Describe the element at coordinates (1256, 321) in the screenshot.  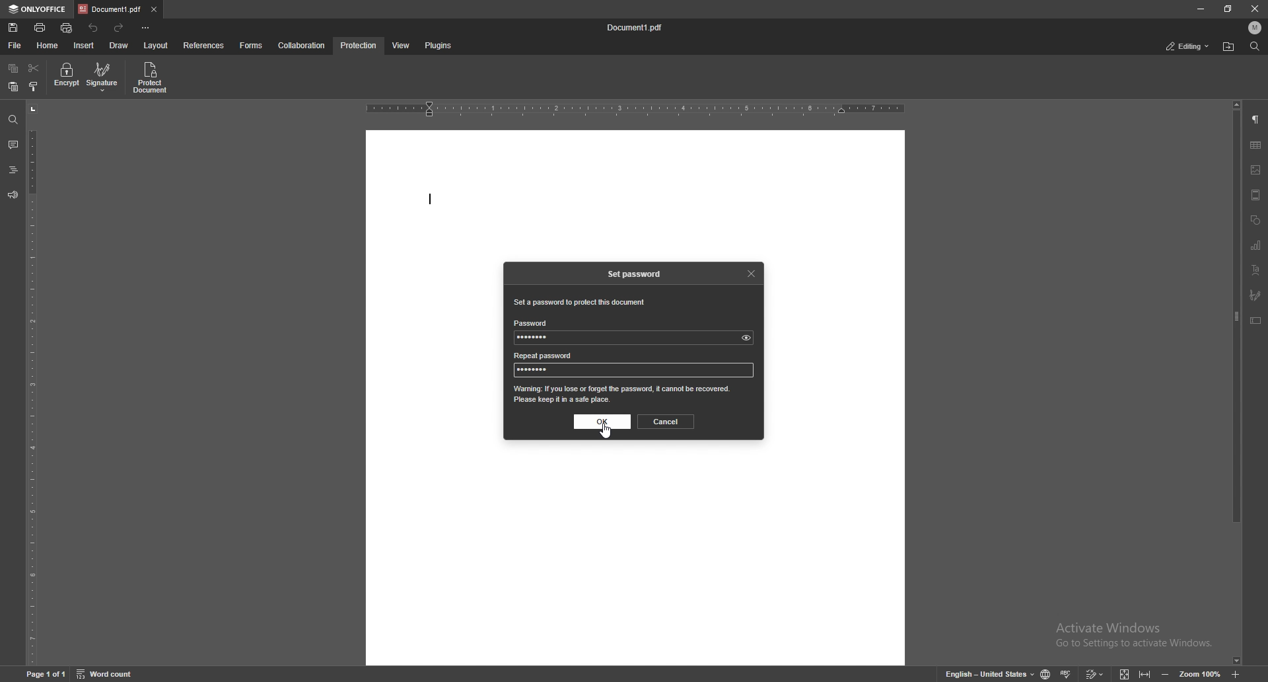
I see `text box` at that location.